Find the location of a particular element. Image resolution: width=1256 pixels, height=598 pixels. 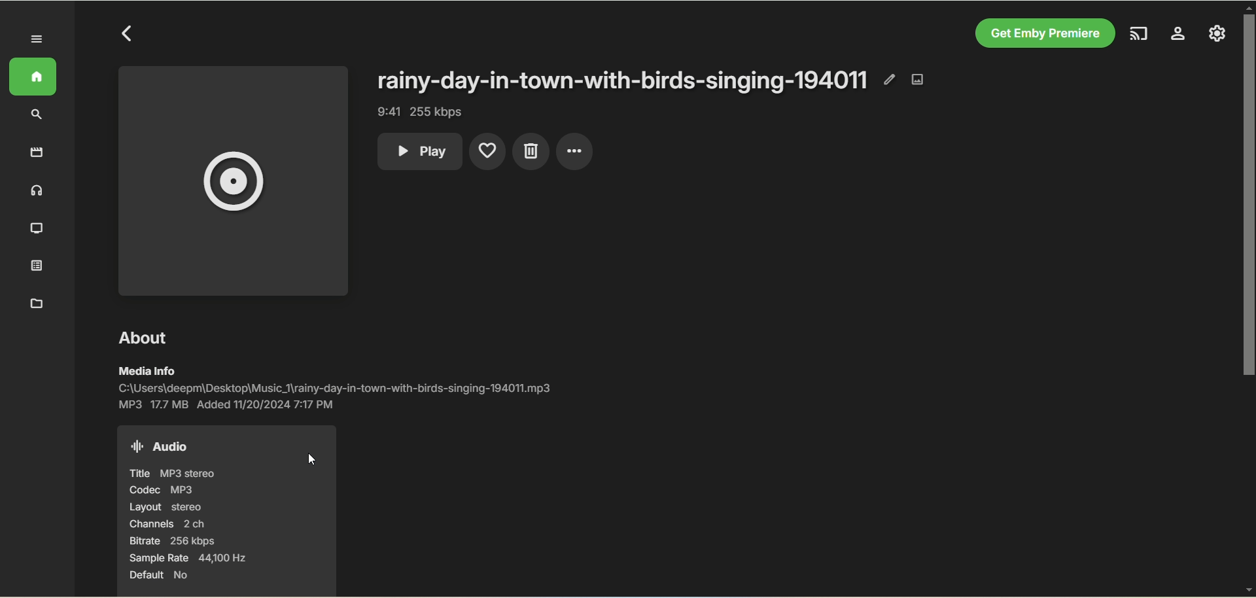

vertical scroll bar is located at coordinates (1248, 300).